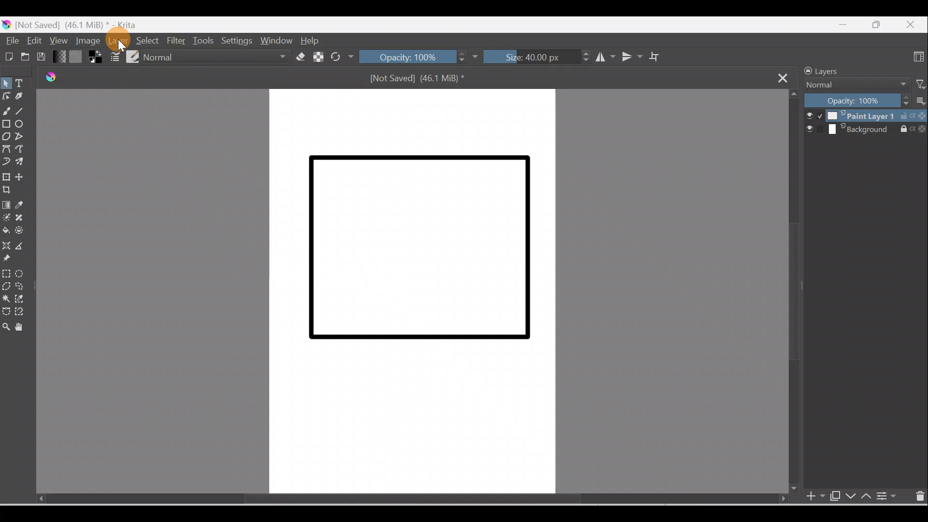 The image size is (928, 522). Describe the element at coordinates (24, 246) in the screenshot. I see `Measure distance between two points` at that location.